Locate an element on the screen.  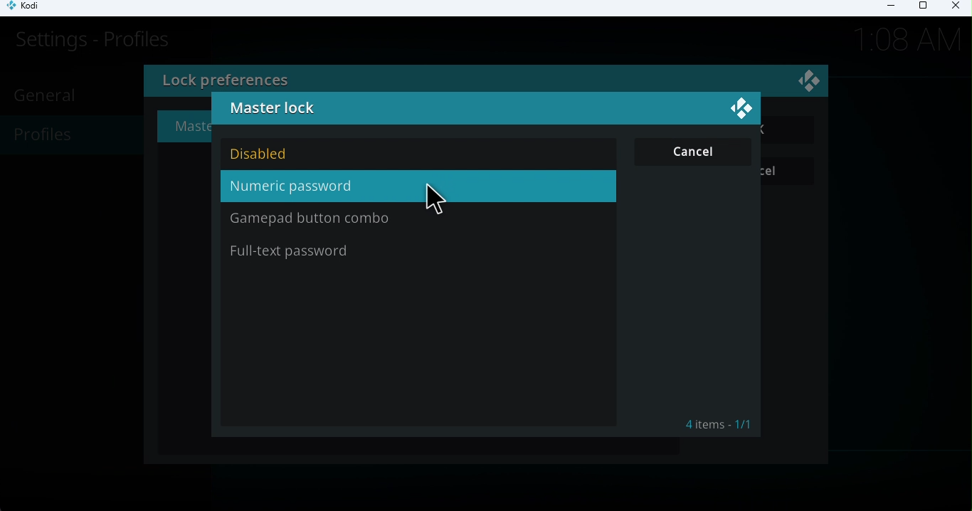
 is located at coordinates (808, 80).